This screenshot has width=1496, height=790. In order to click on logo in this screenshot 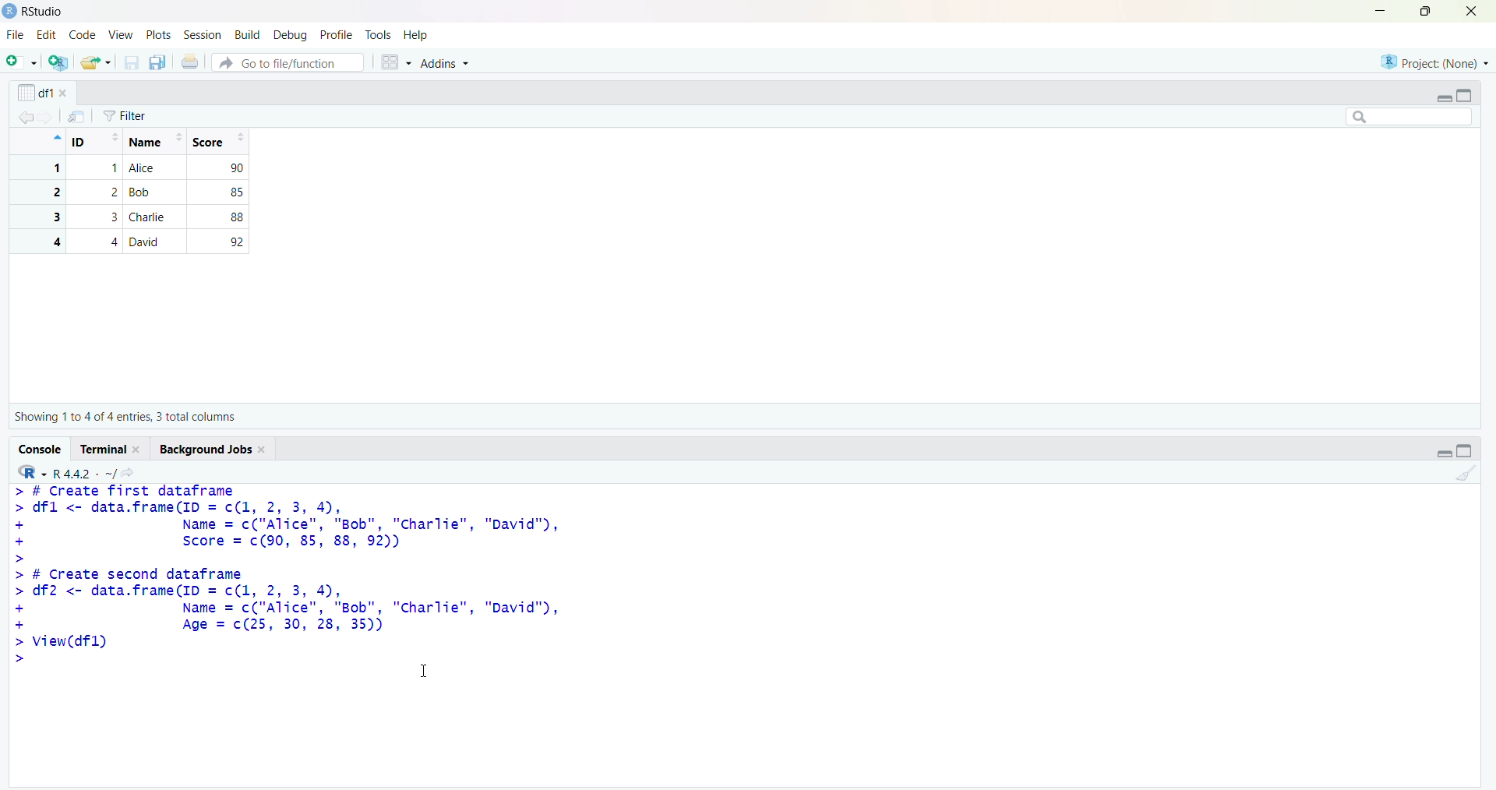, I will do `click(11, 12)`.